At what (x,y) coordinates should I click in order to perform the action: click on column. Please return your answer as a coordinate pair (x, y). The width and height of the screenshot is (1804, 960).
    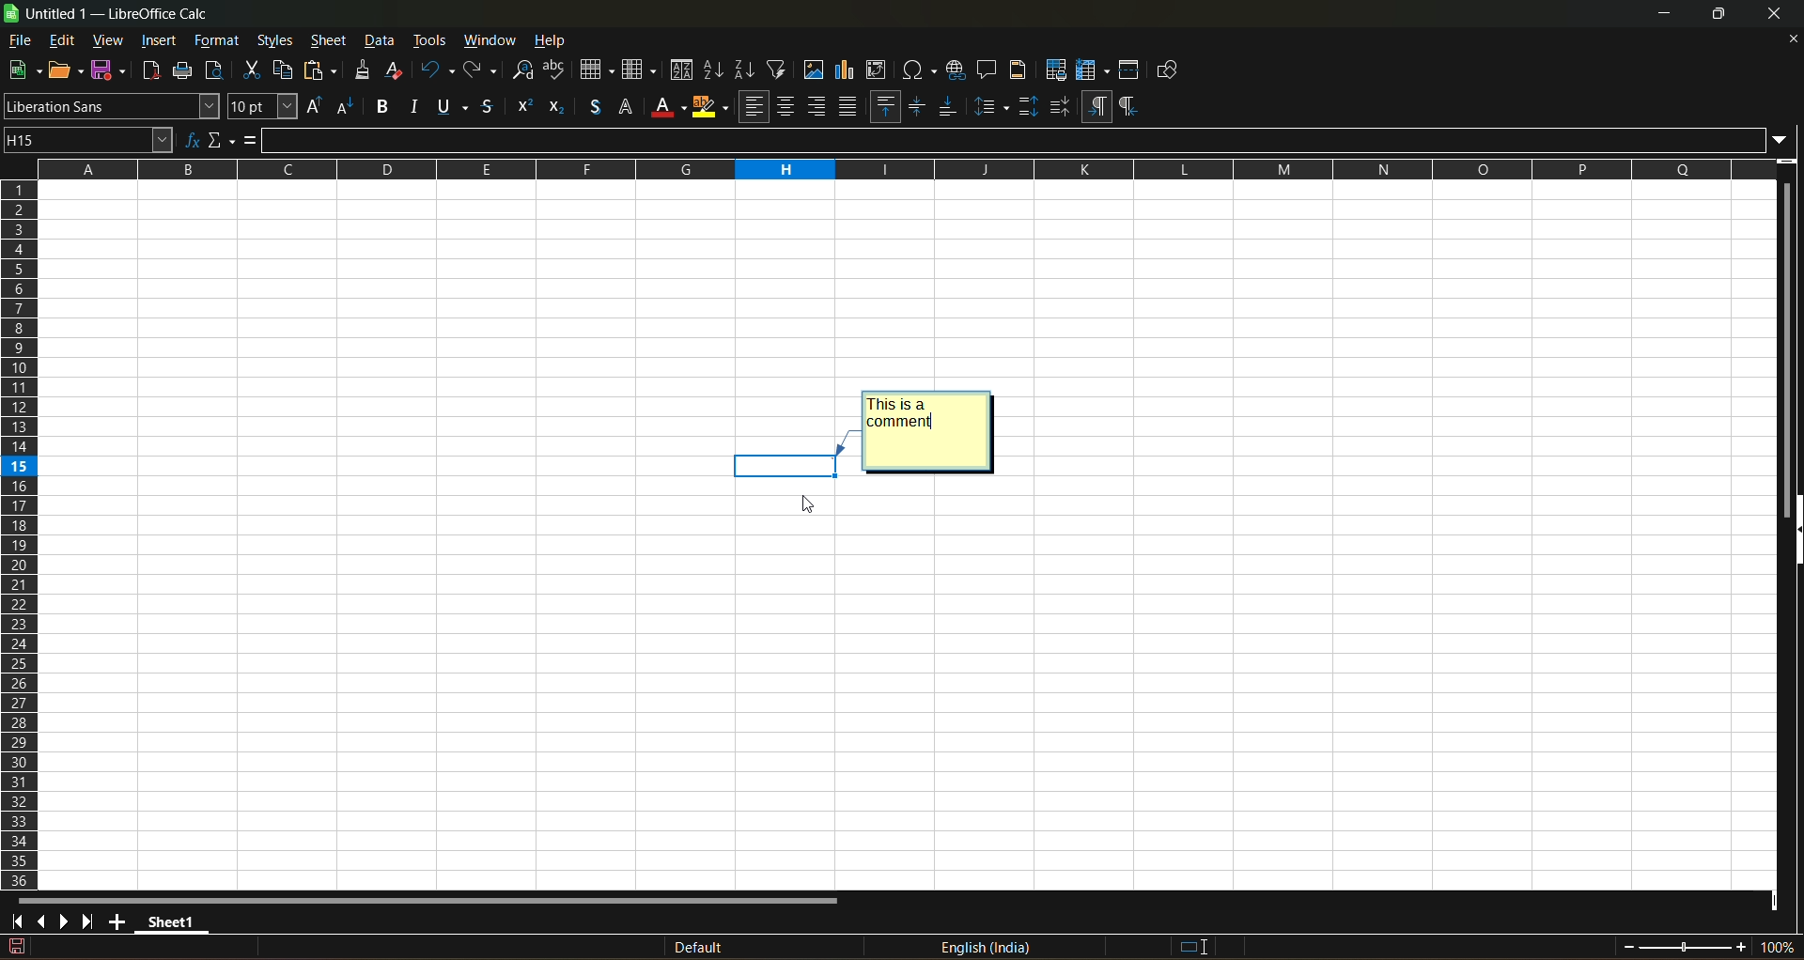
    Looking at the image, I should click on (640, 70).